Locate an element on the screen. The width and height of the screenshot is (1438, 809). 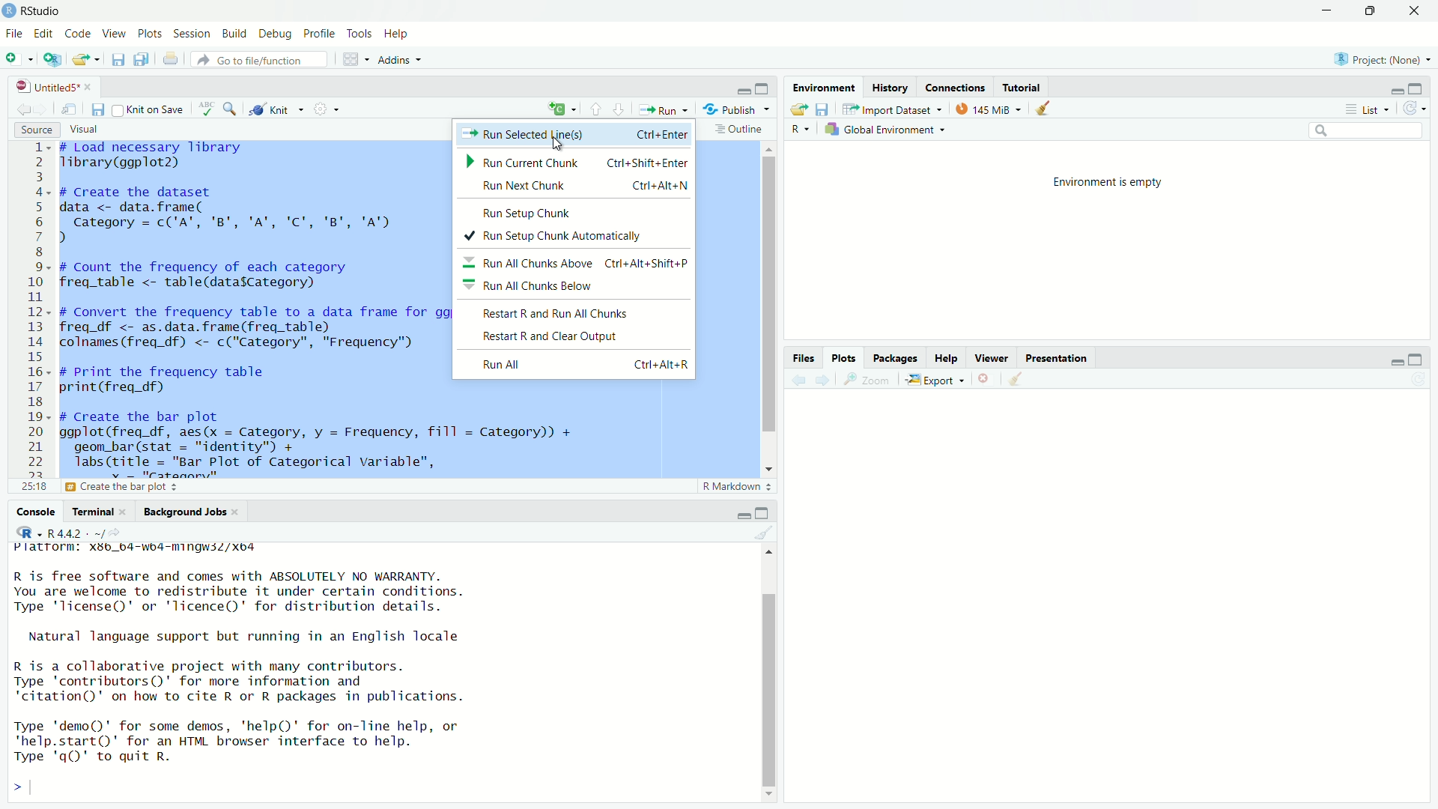
search bar is located at coordinates (1363, 130).